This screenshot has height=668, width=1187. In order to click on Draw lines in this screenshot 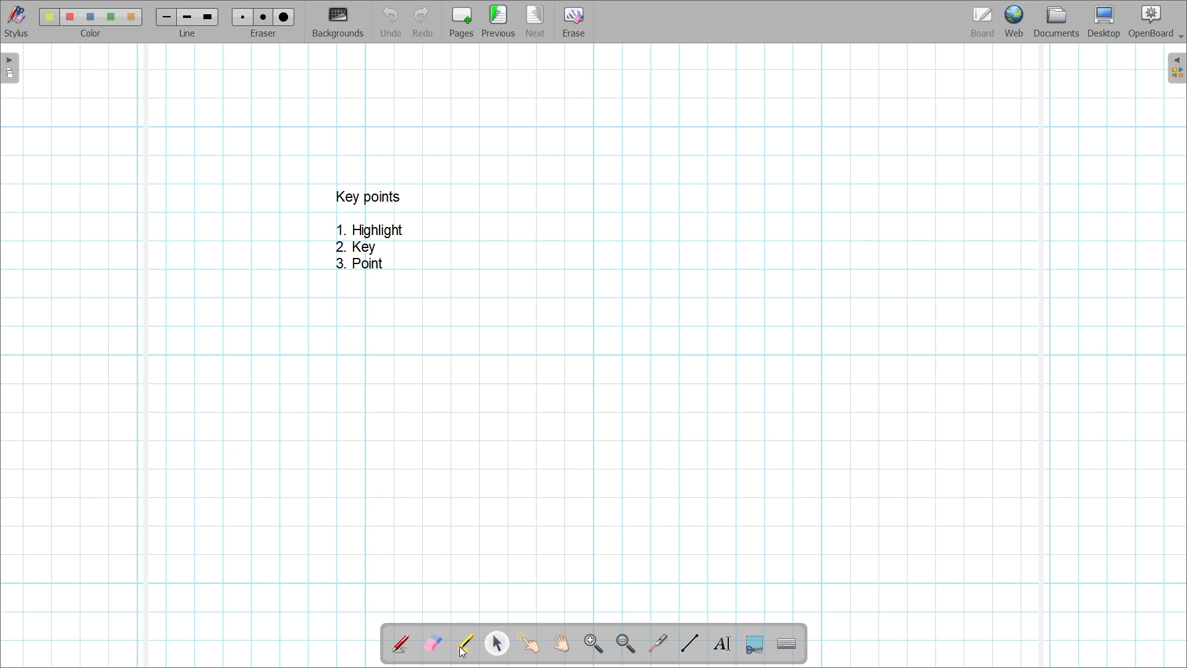, I will do `click(689, 643)`.